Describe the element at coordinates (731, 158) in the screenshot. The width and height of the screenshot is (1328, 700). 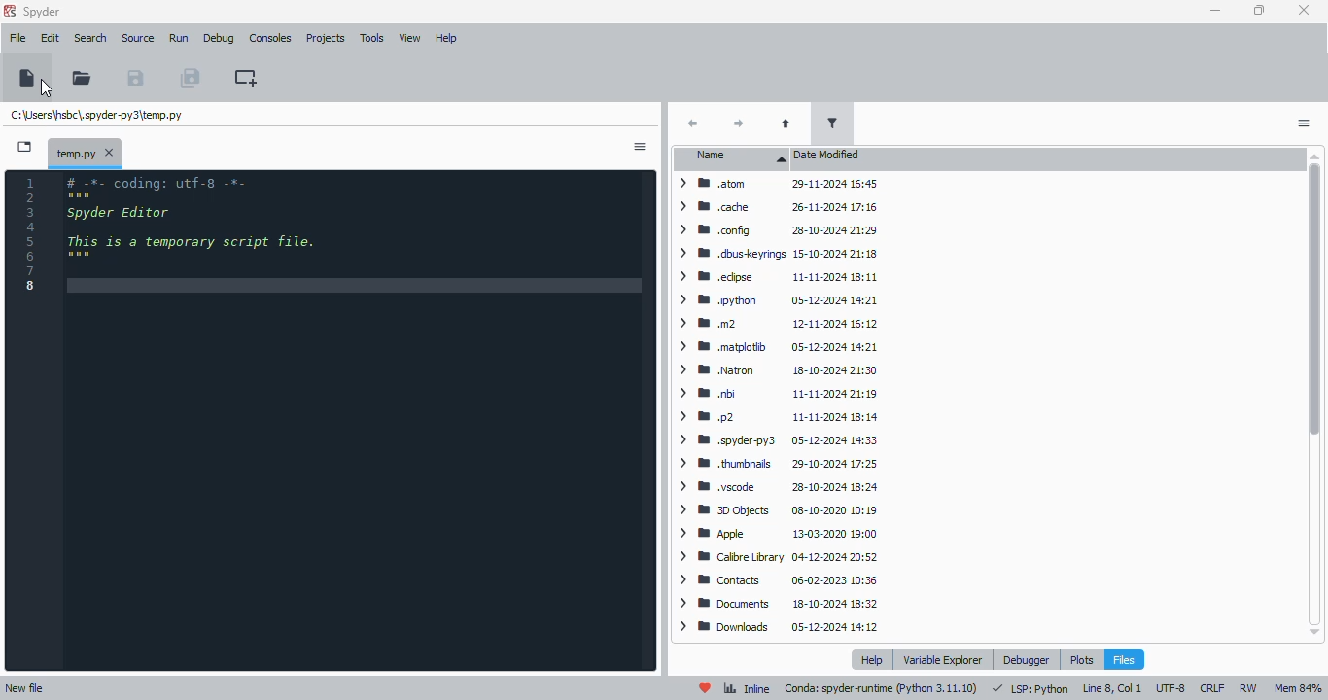
I see `name` at that location.